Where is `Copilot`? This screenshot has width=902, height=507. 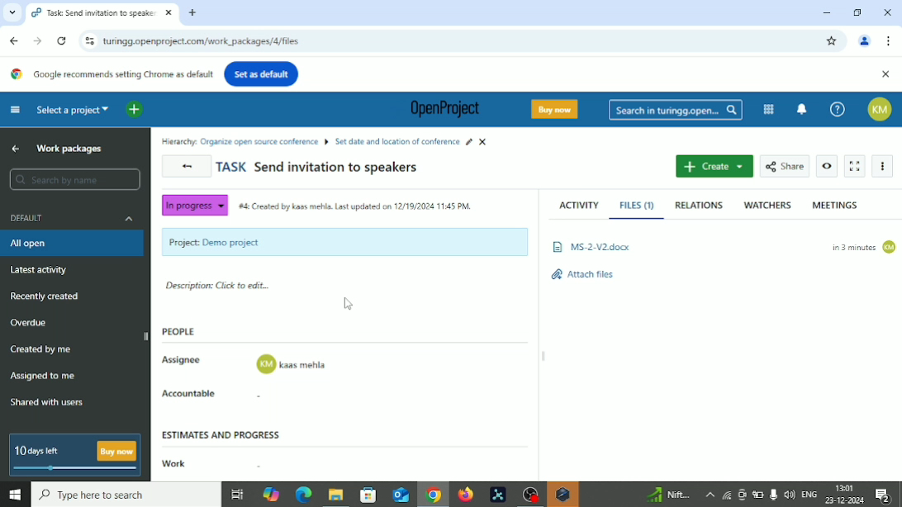
Copilot is located at coordinates (273, 493).